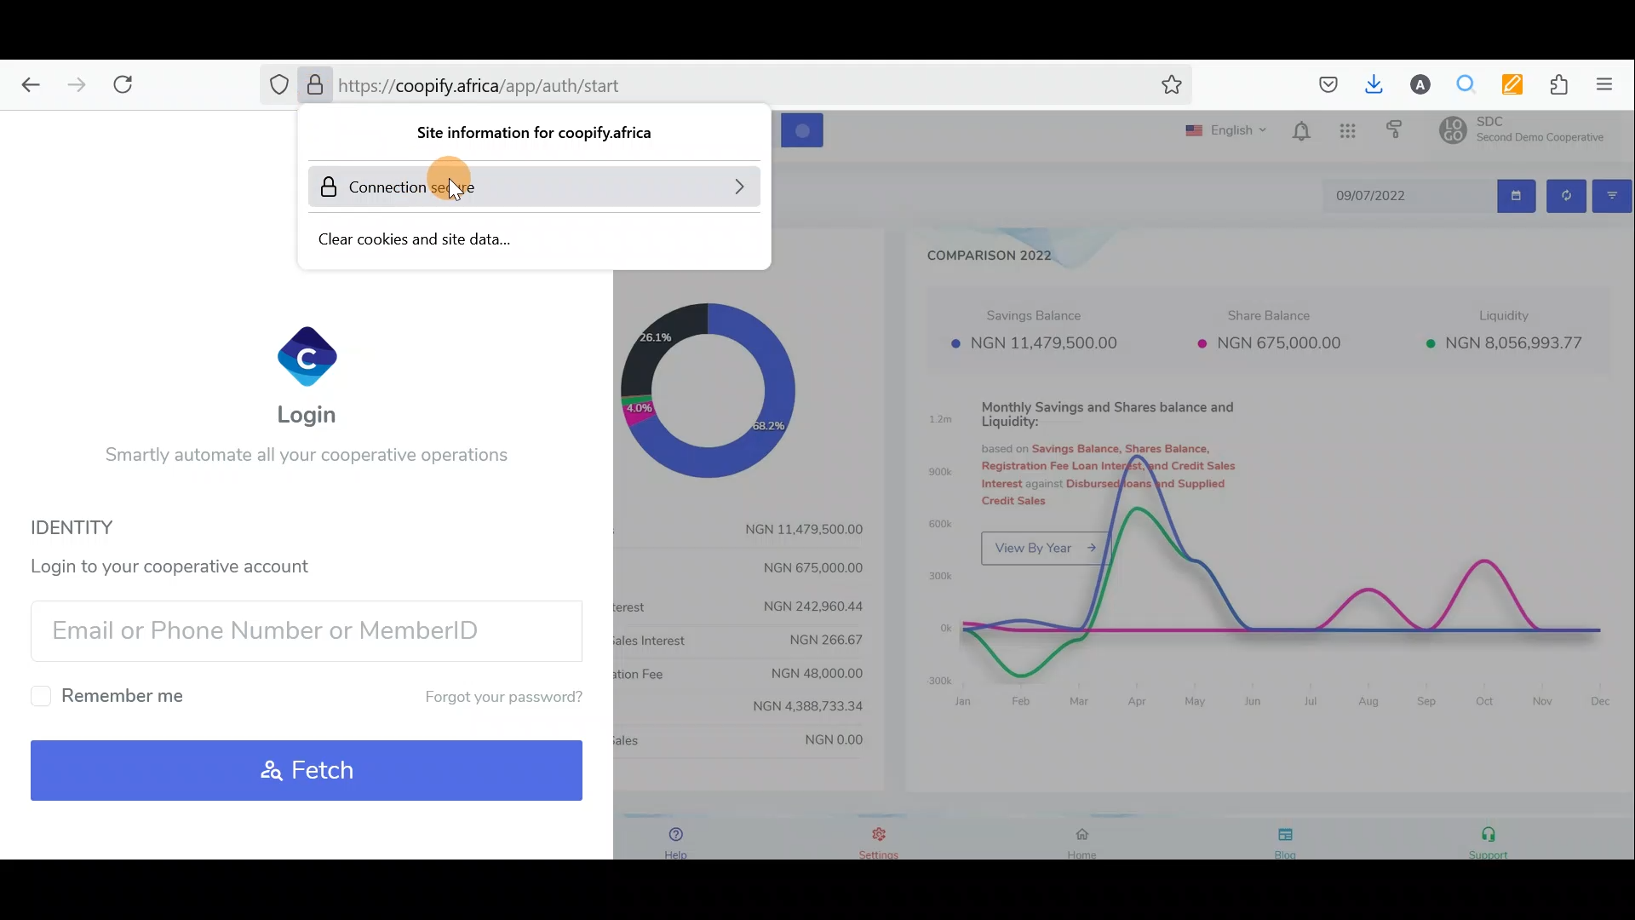  What do you see at coordinates (1168, 88) in the screenshot?
I see `Bookmark this page` at bounding box center [1168, 88].